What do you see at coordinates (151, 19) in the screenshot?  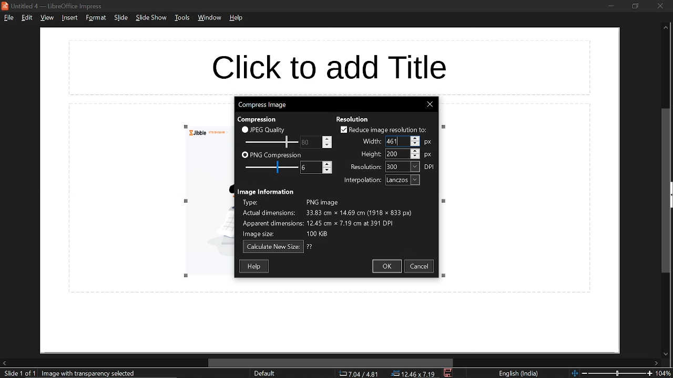 I see `slide show` at bounding box center [151, 19].